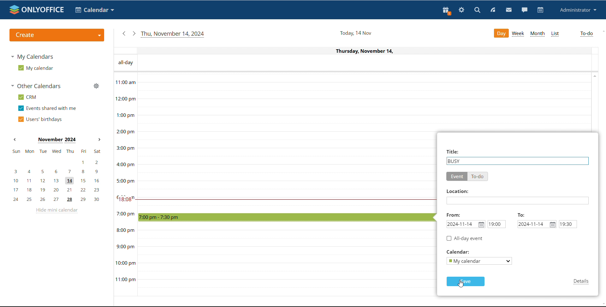  What do you see at coordinates (458, 251) in the screenshot?
I see `Calendar` at bounding box center [458, 251].